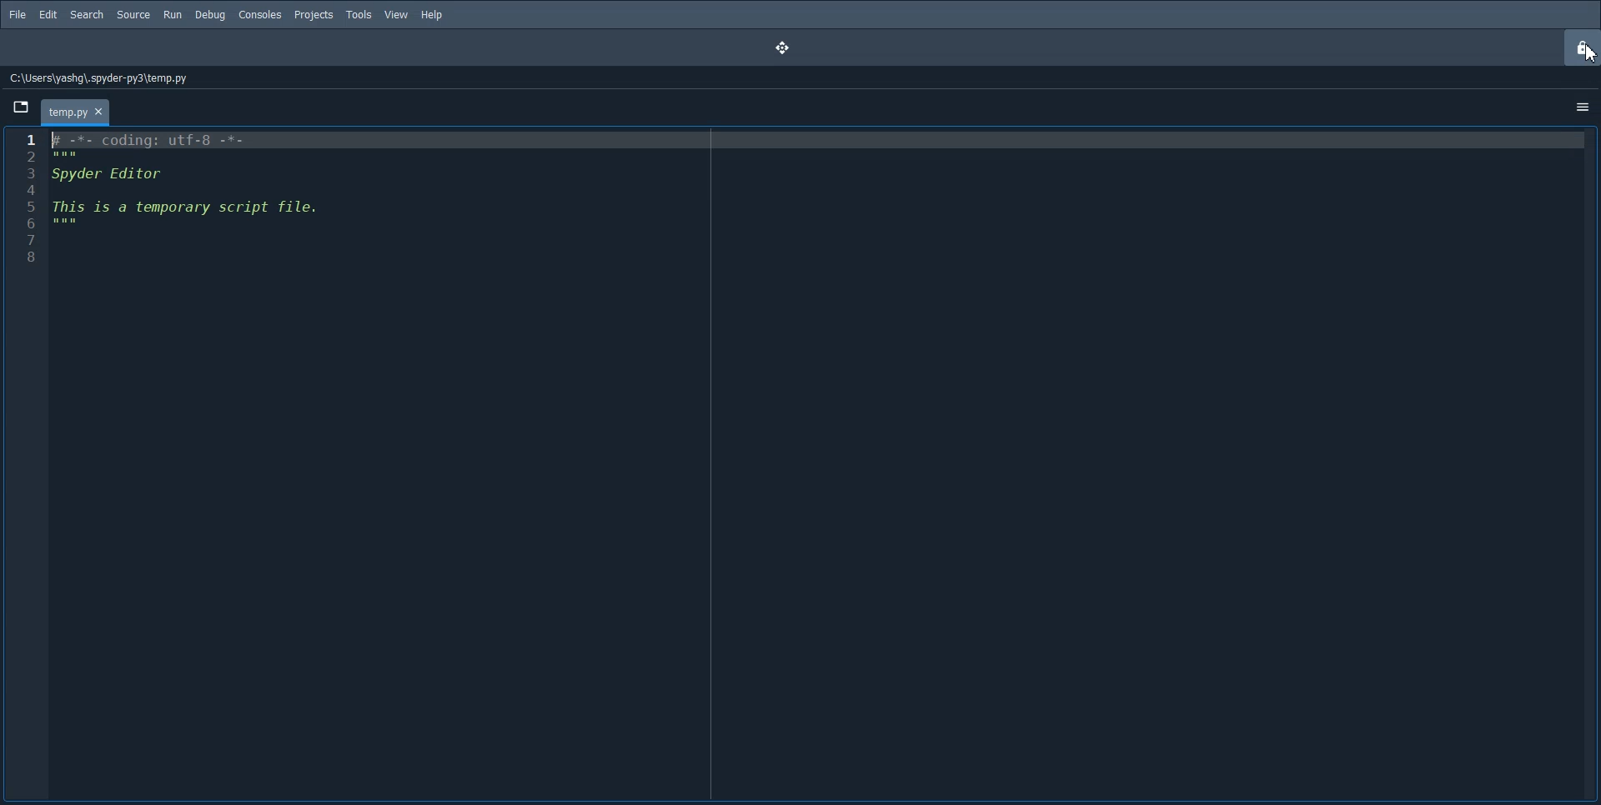 The width and height of the screenshot is (1601, 805). What do you see at coordinates (29, 202) in the screenshot?
I see `Line number` at bounding box center [29, 202].